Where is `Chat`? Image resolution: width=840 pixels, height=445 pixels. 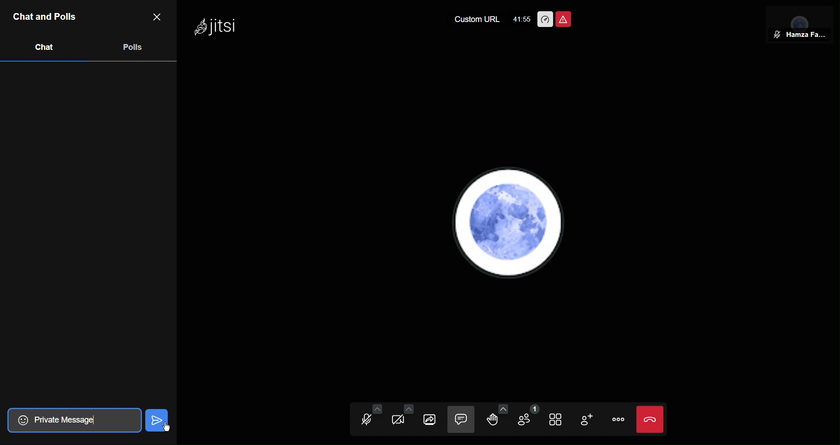
Chat is located at coordinates (44, 47).